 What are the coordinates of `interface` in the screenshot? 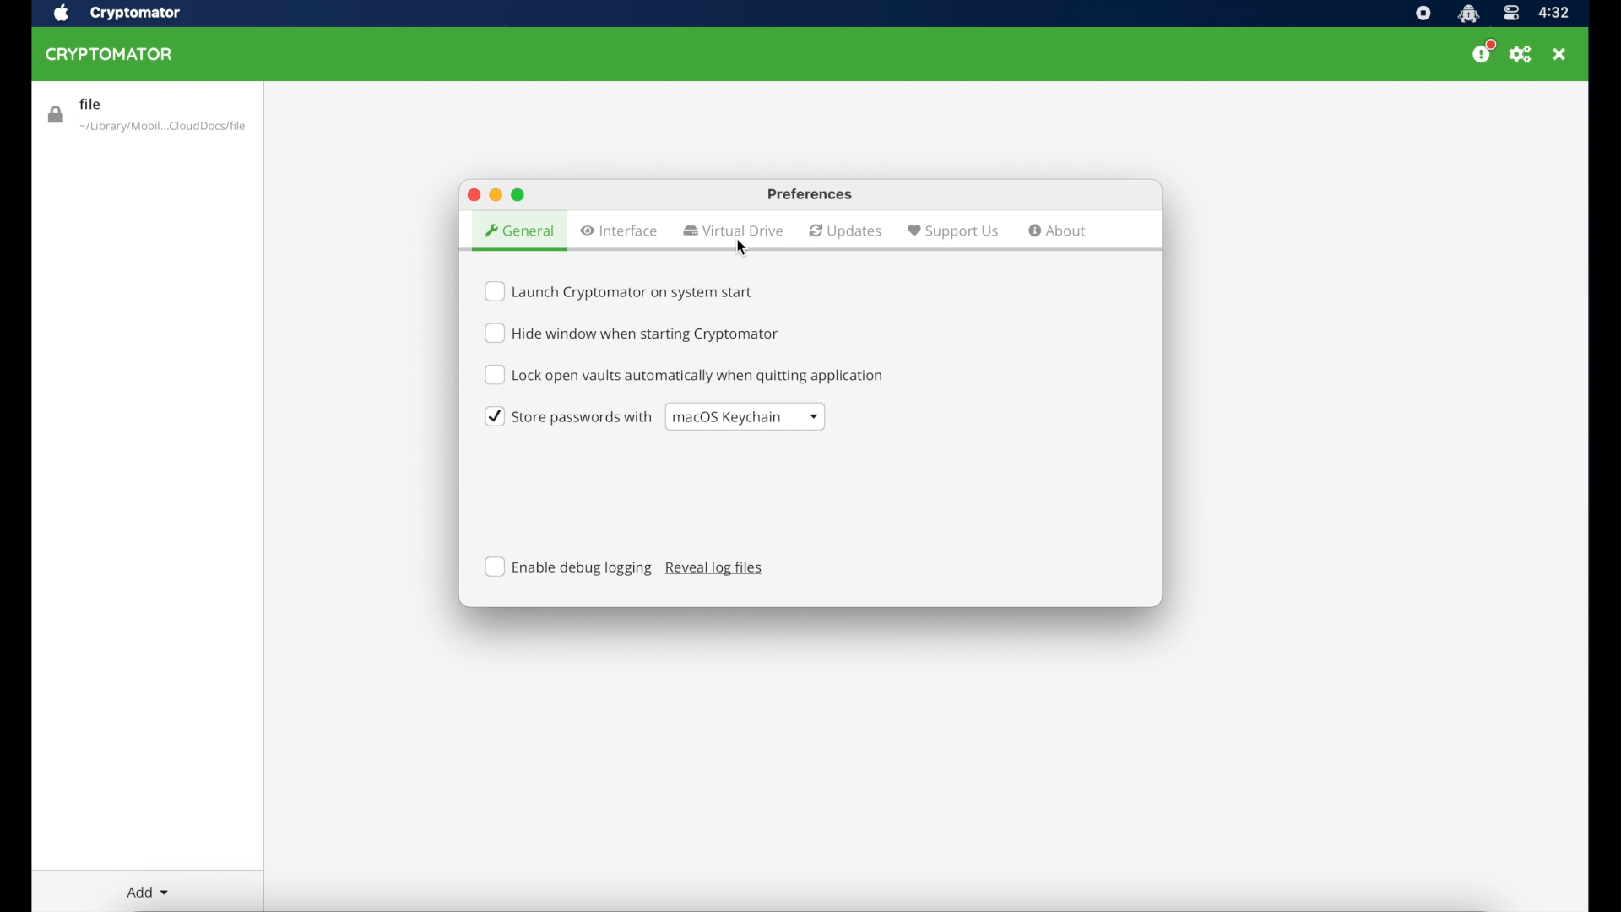 It's located at (620, 231).